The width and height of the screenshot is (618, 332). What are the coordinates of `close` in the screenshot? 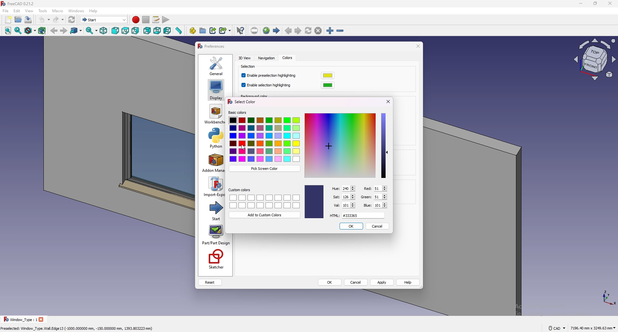 It's located at (610, 4).